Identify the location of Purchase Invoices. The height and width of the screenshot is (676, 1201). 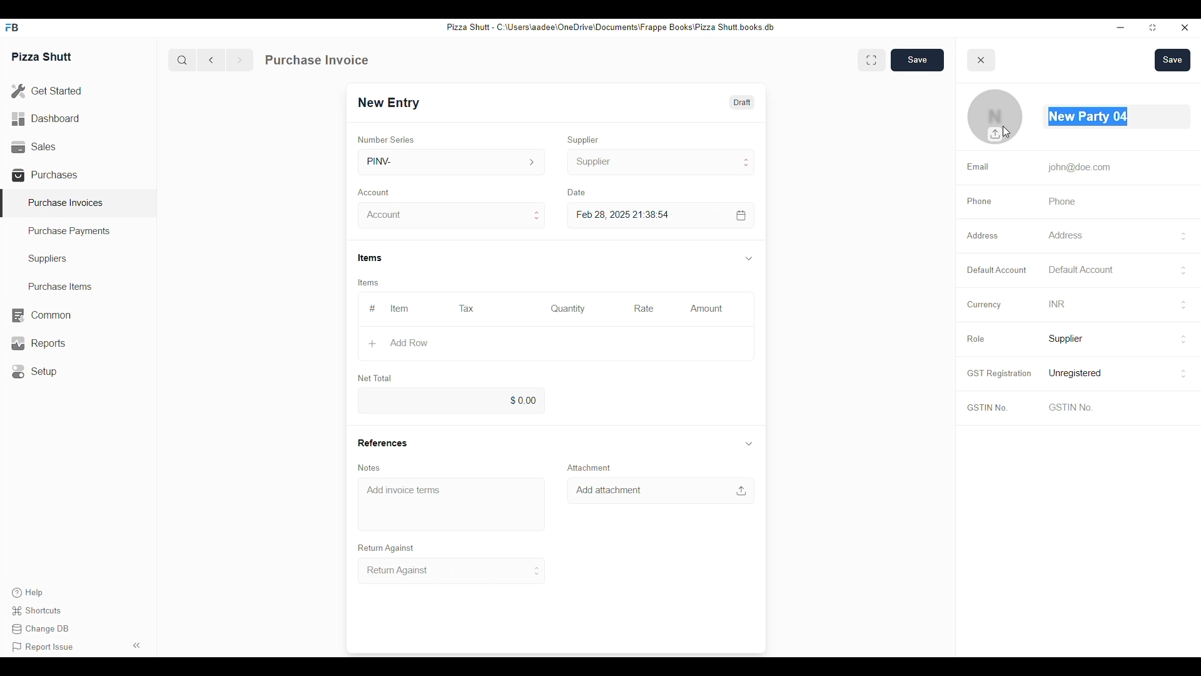
(66, 202).